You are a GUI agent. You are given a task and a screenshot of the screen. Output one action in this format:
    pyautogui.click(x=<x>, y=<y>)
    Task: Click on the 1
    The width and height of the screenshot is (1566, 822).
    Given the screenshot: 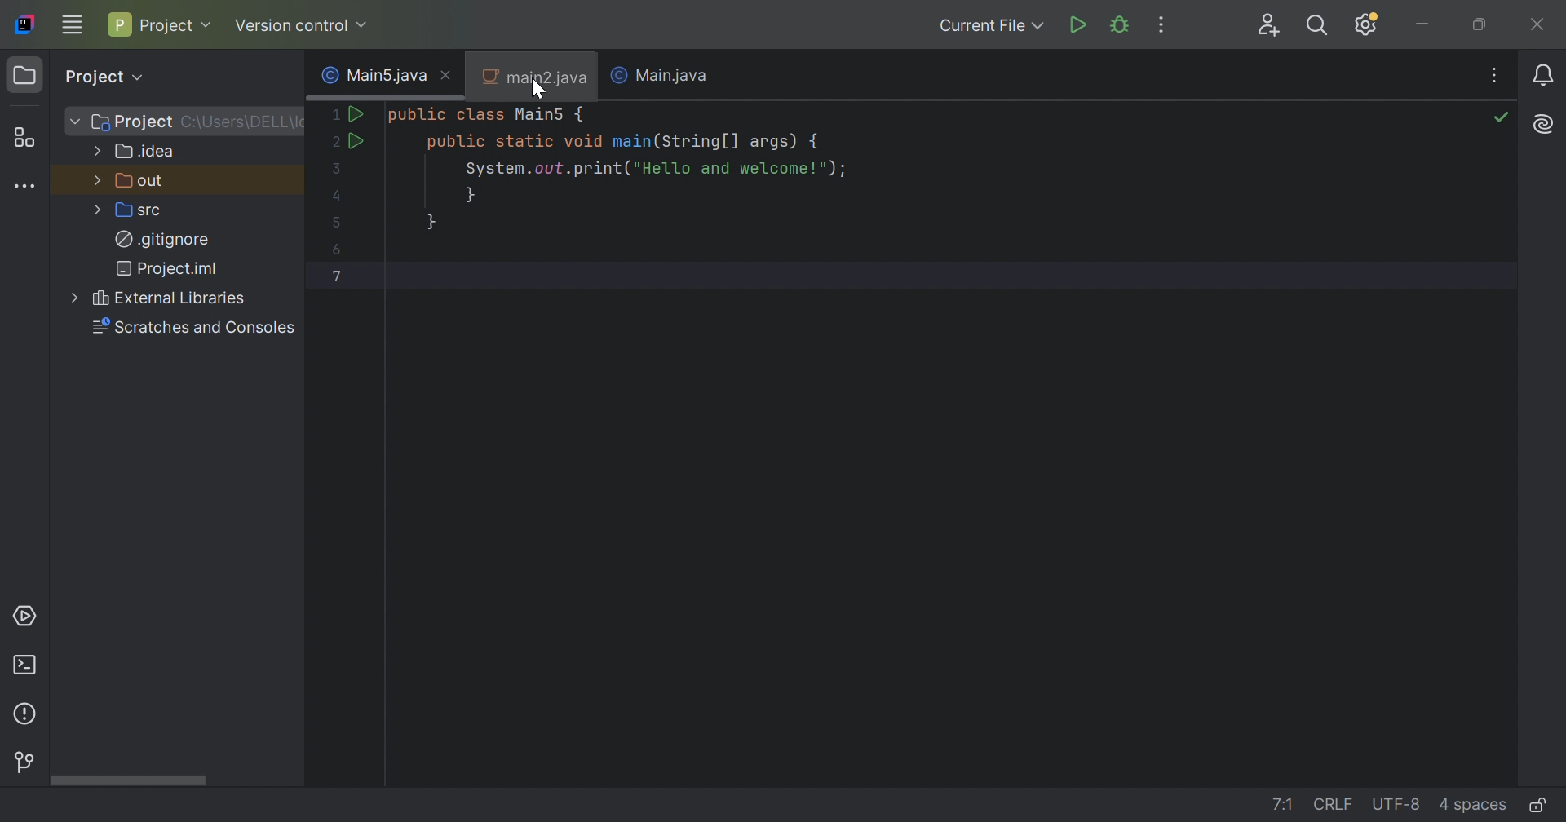 What is the action you would take?
    pyautogui.click(x=337, y=117)
    